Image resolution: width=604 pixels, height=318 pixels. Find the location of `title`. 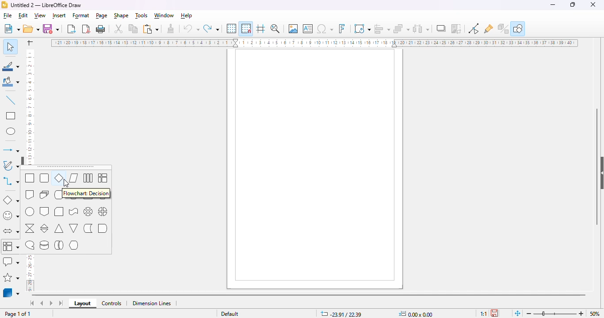

title is located at coordinates (47, 5).